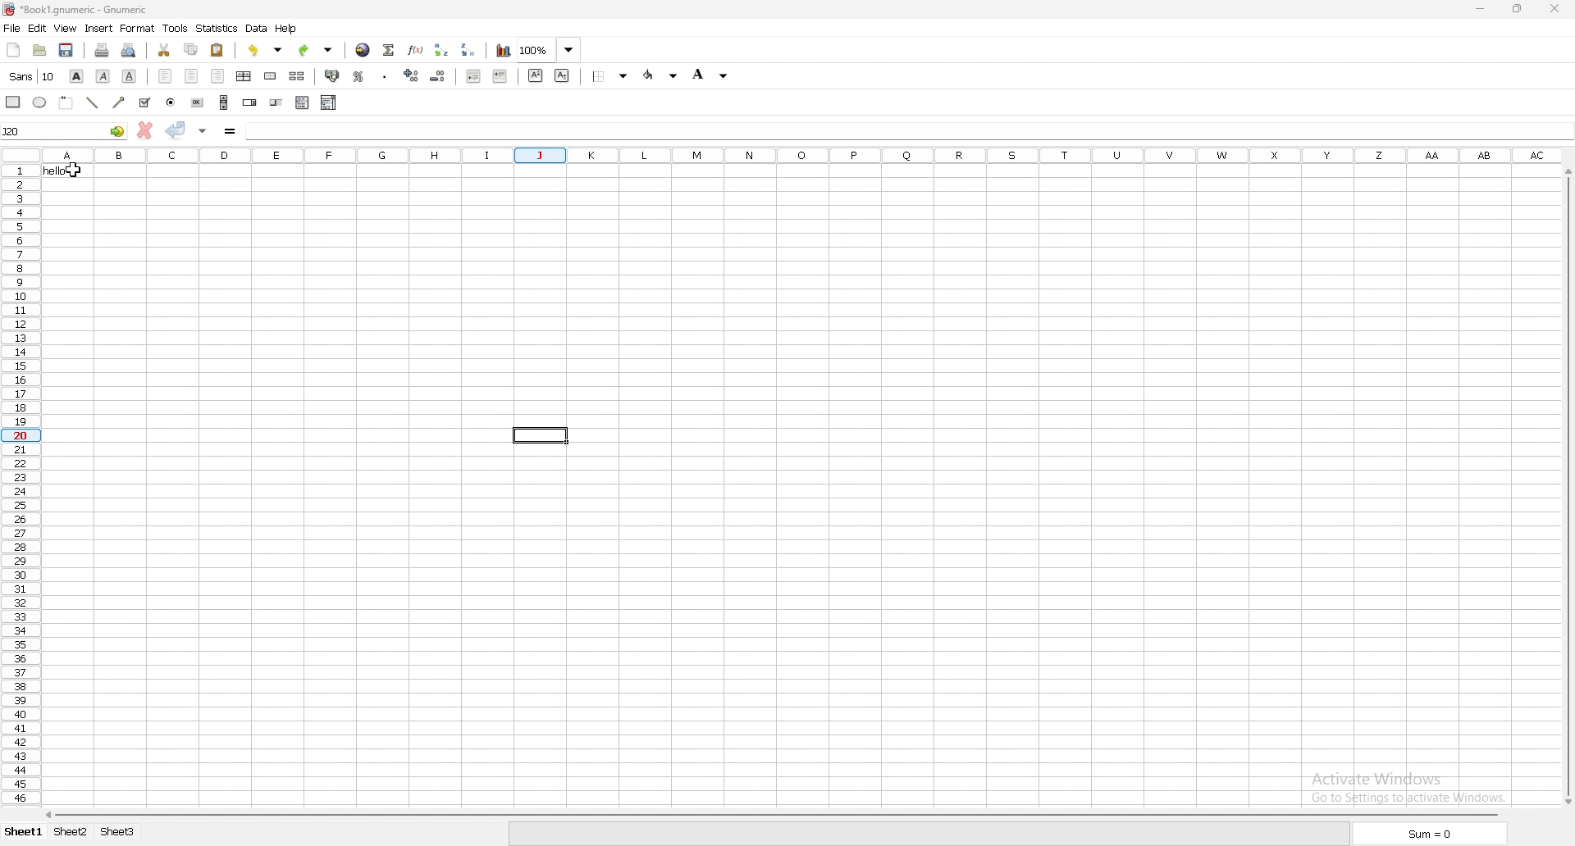 This screenshot has width=1575, height=846. I want to click on border, so click(610, 75).